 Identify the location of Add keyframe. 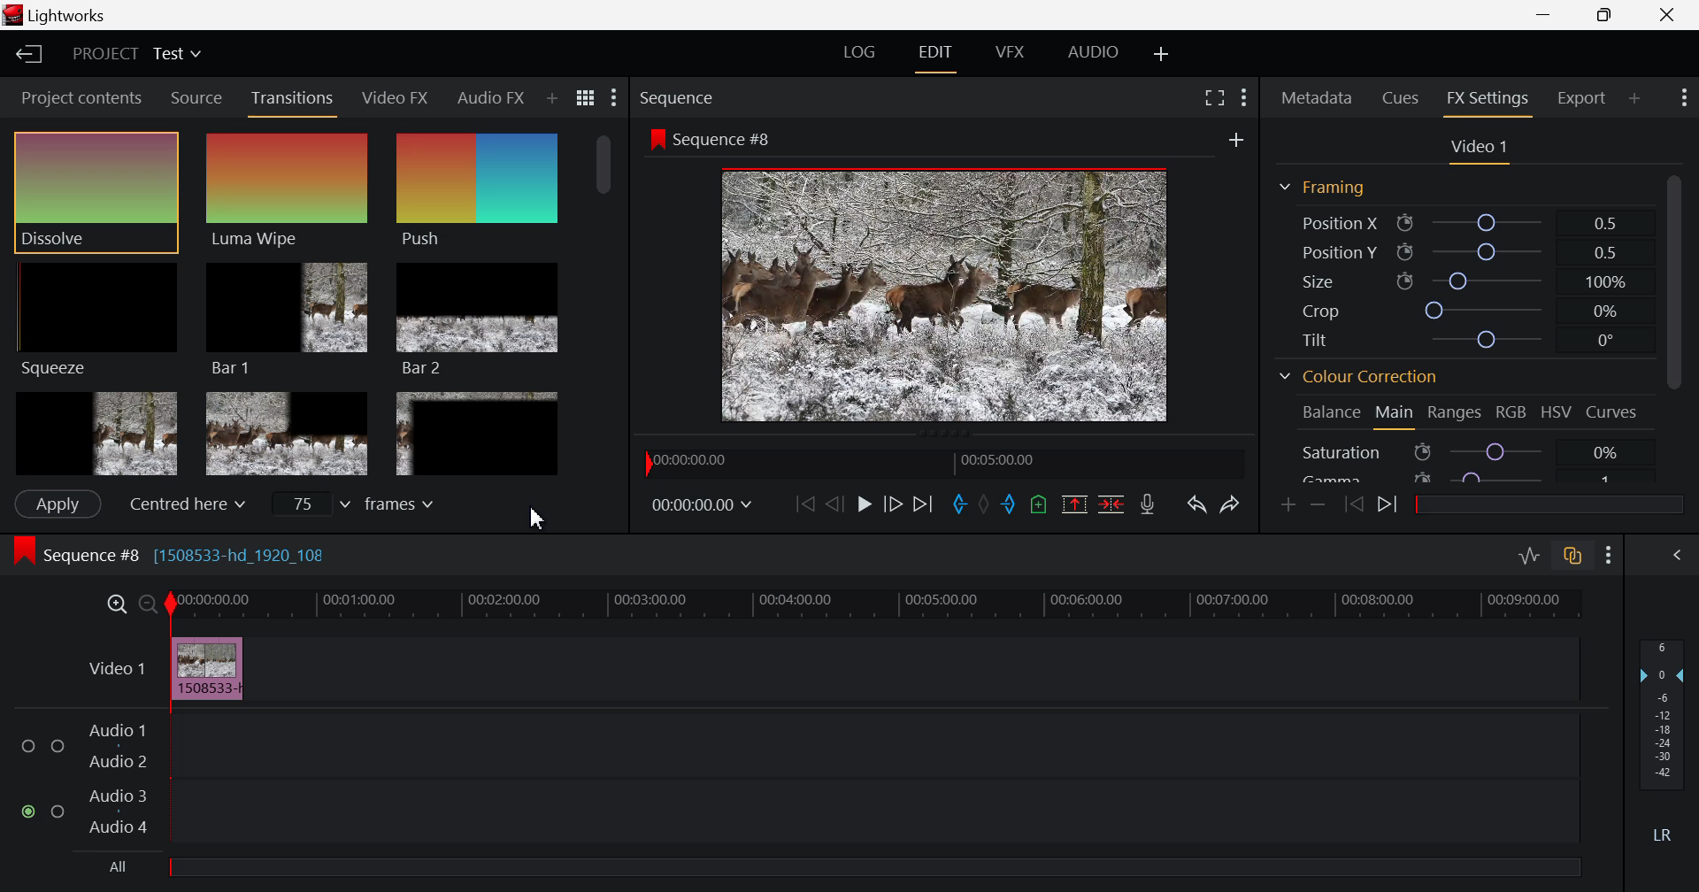
(1288, 507).